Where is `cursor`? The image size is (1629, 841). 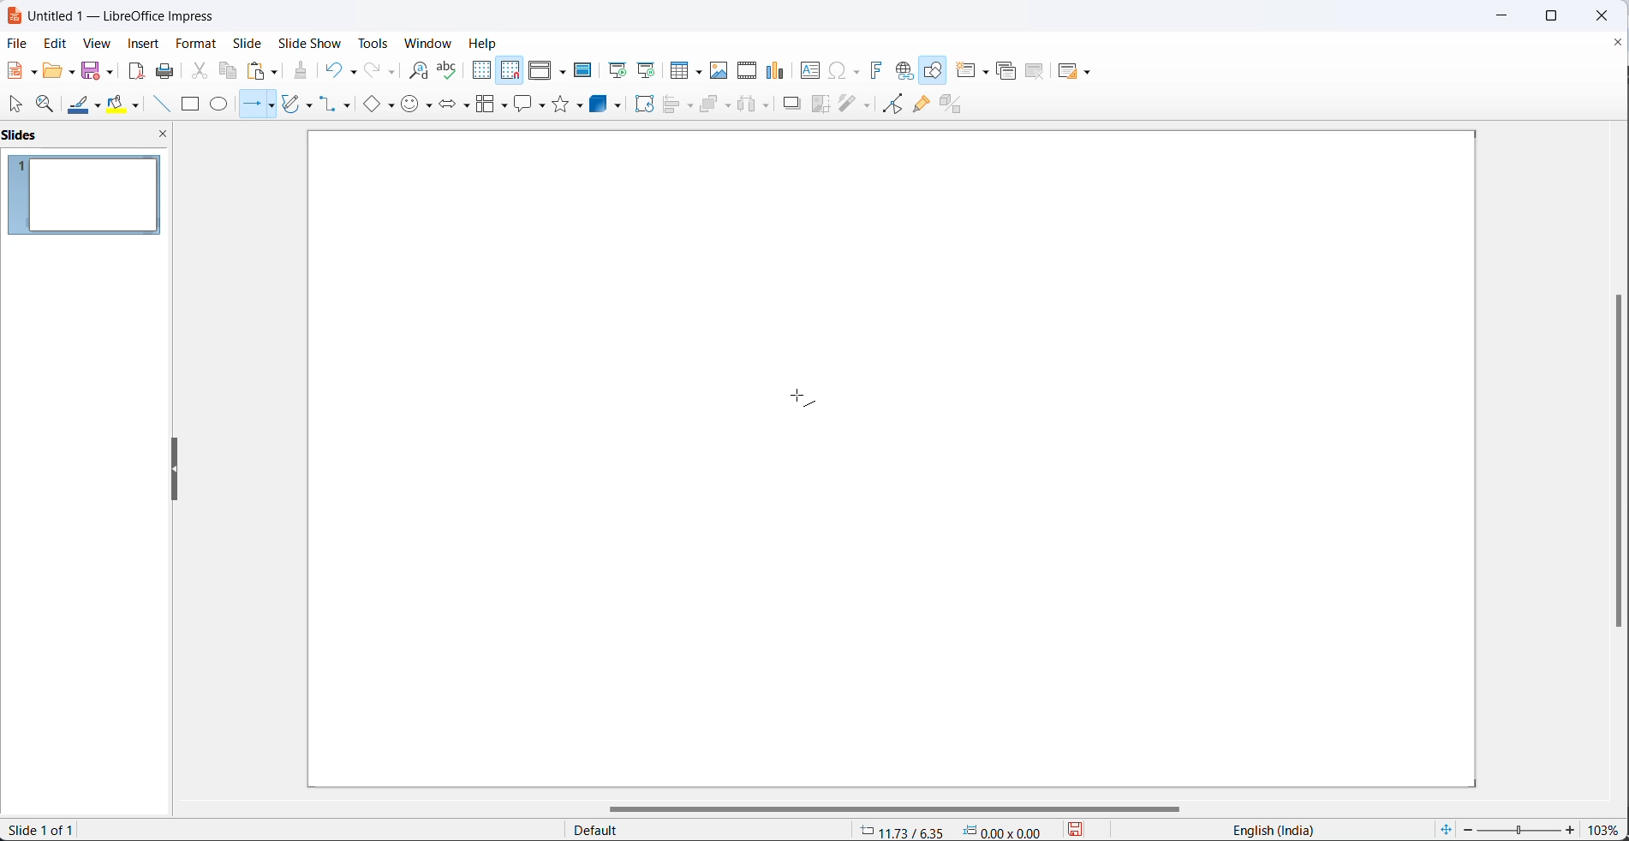
cursor is located at coordinates (803, 397).